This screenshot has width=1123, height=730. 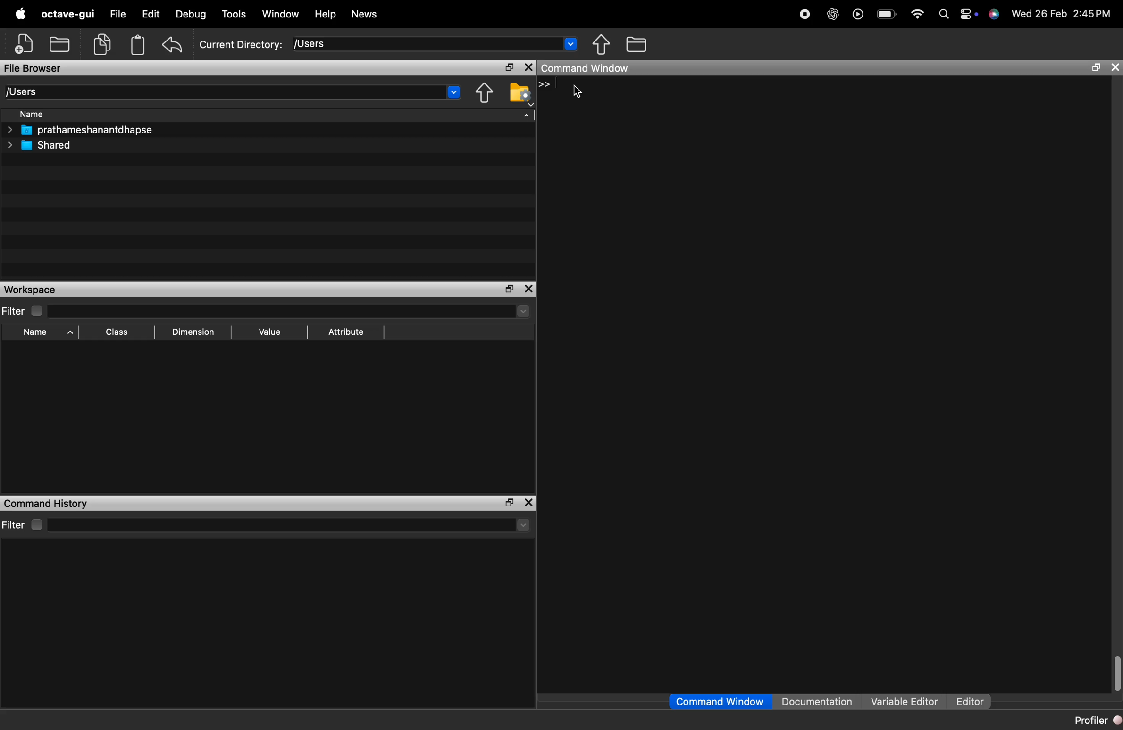 I want to click on Users, so click(x=31, y=90).